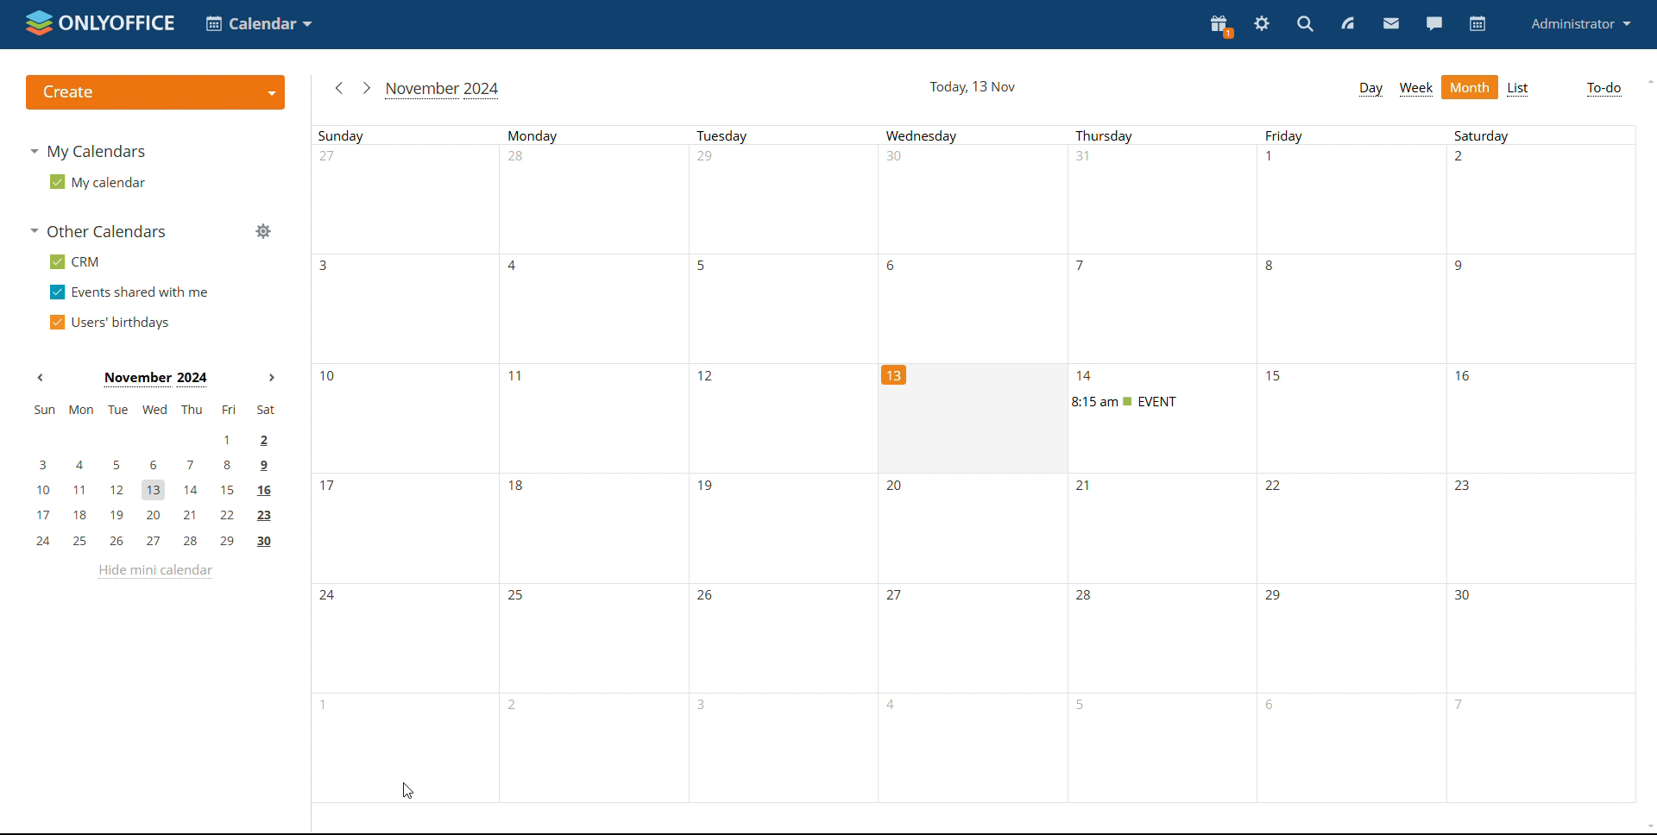 This screenshot has width=1657, height=835. What do you see at coordinates (1262, 26) in the screenshot?
I see `settings` at bounding box center [1262, 26].